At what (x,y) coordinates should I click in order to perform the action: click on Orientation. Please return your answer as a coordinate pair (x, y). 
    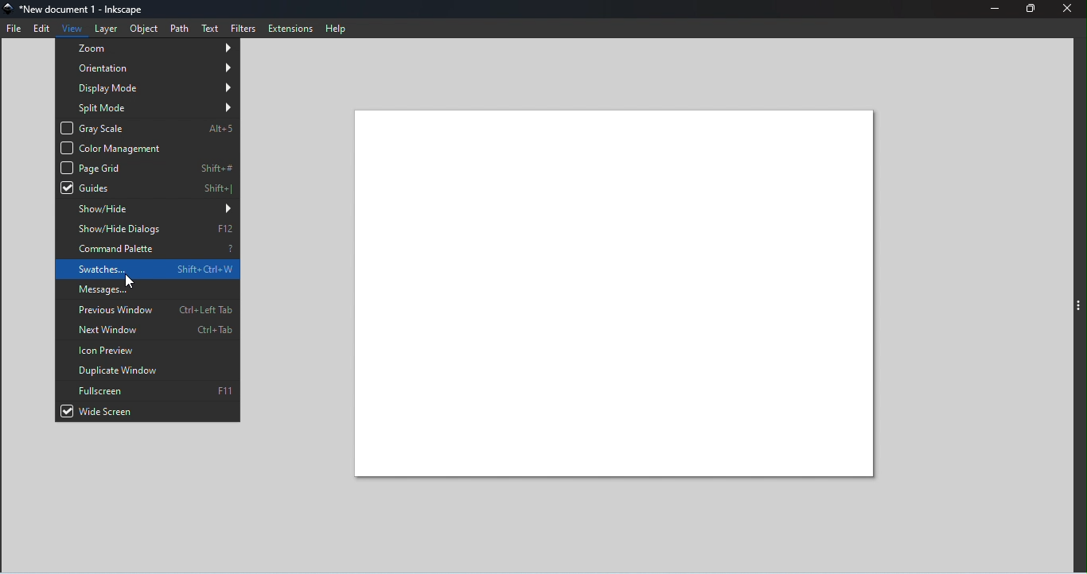
    Looking at the image, I should click on (146, 65).